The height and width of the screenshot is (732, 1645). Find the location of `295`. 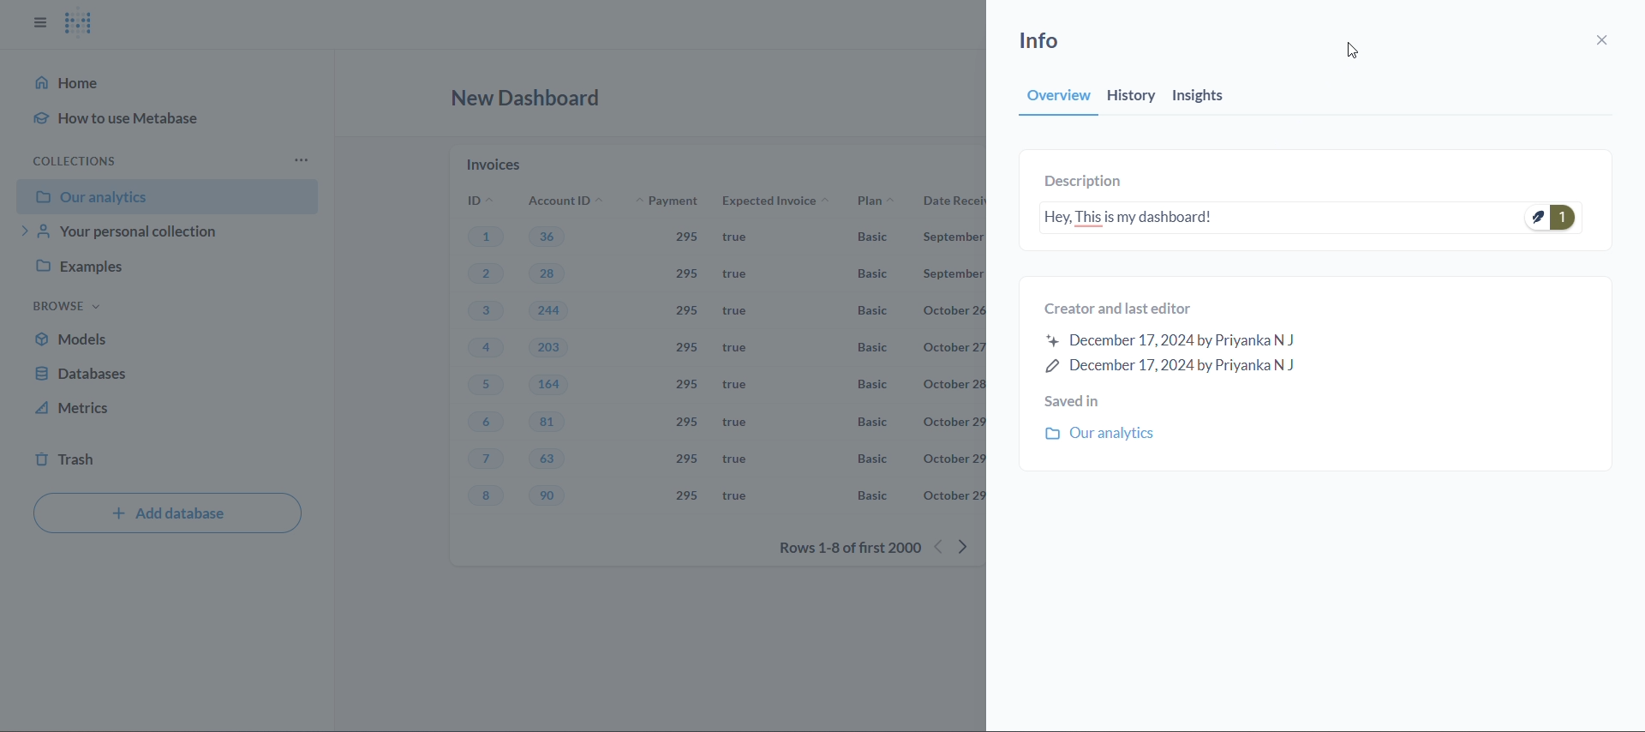

295 is located at coordinates (683, 238).